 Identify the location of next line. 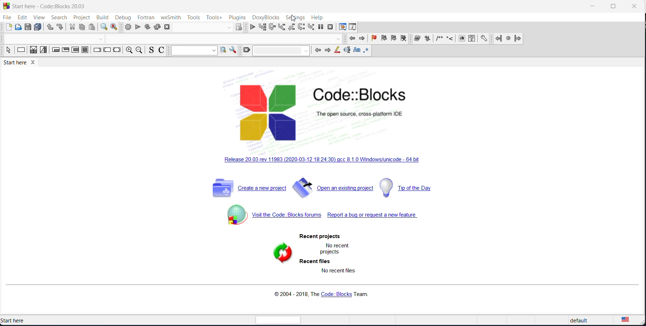
(273, 27).